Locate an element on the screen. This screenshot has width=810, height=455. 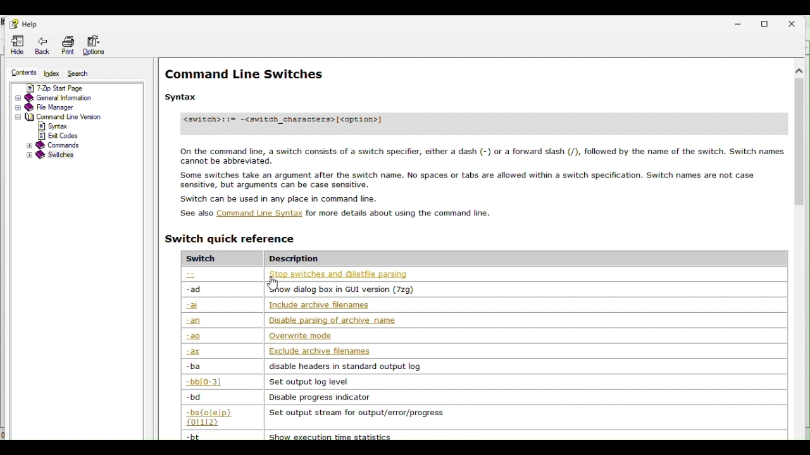
| Exclude archive filenames is located at coordinates (318, 351).